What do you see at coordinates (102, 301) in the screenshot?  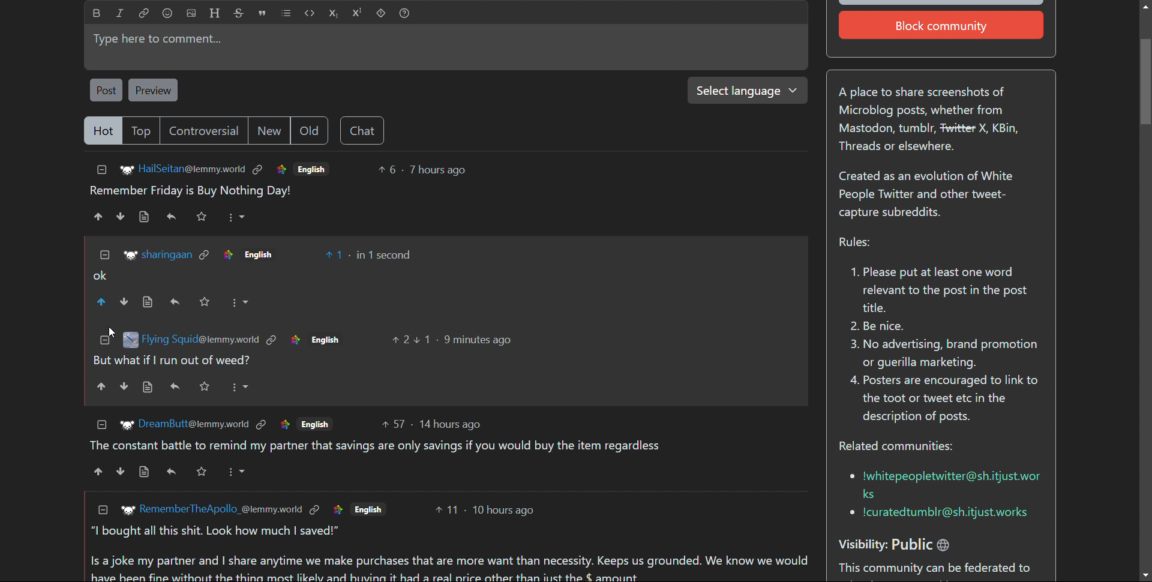 I see `upvotes` at bounding box center [102, 301].